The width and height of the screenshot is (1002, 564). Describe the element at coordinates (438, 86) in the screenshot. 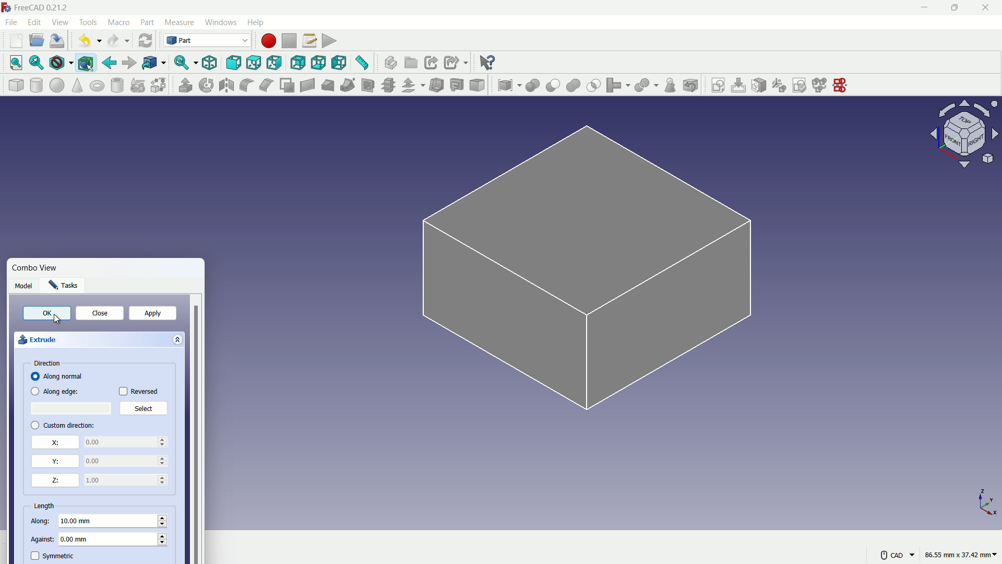

I see `thickness` at that location.